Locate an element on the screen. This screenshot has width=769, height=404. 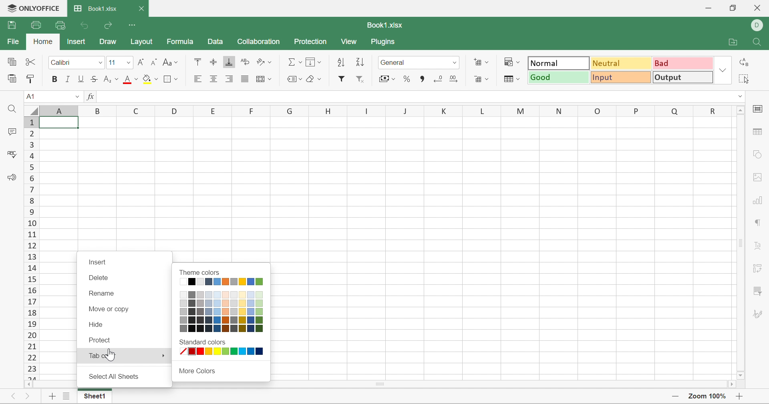
18 is located at coordinates (32, 312).